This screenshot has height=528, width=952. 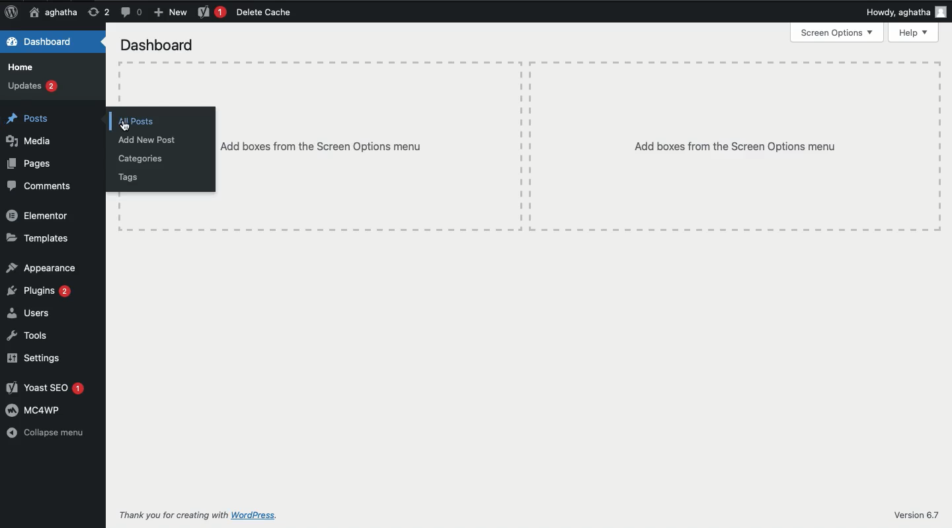 What do you see at coordinates (43, 267) in the screenshot?
I see `Appearance` at bounding box center [43, 267].